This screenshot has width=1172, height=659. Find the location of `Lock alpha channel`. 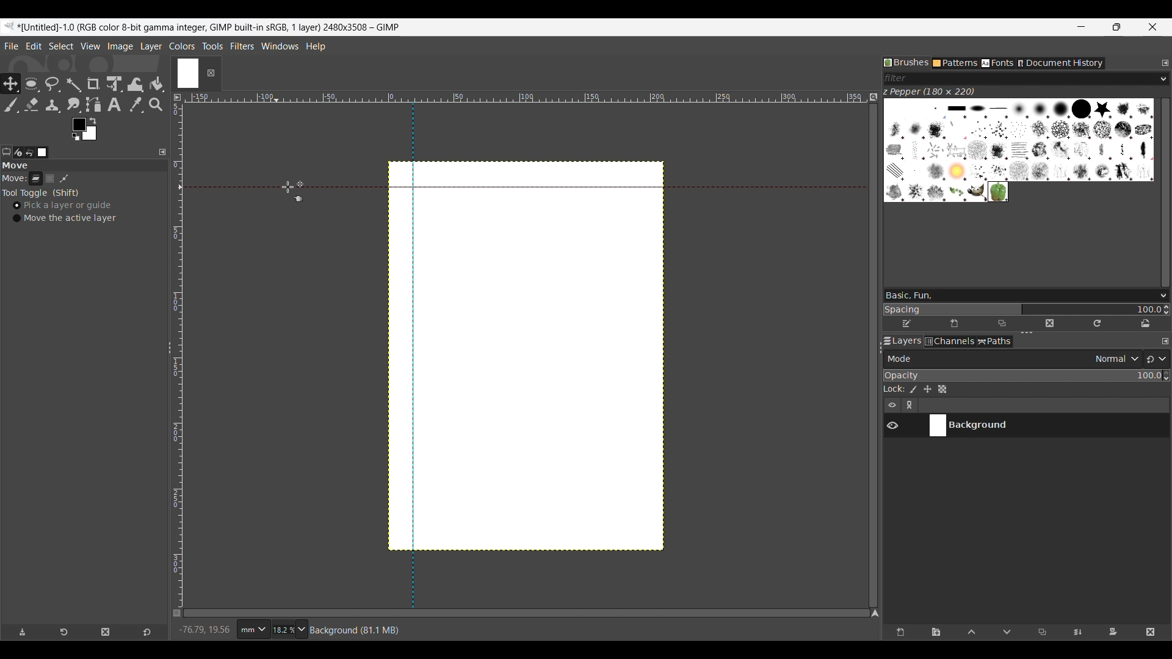

Lock alpha channel is located at coordinates (942, 389).